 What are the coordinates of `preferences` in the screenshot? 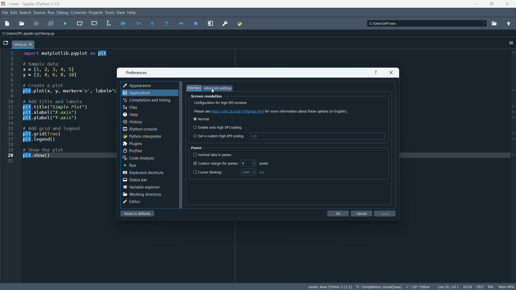 It's located at (137, 73).